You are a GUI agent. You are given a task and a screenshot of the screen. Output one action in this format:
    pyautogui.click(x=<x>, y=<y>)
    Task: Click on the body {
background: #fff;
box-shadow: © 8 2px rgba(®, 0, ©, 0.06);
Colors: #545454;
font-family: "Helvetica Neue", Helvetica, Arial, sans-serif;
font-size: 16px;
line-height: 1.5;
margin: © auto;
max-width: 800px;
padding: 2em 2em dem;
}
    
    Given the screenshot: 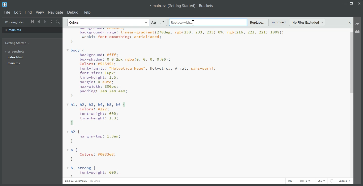 What is the action you would take?
    pyautogui.click(x=141, y=73)
    